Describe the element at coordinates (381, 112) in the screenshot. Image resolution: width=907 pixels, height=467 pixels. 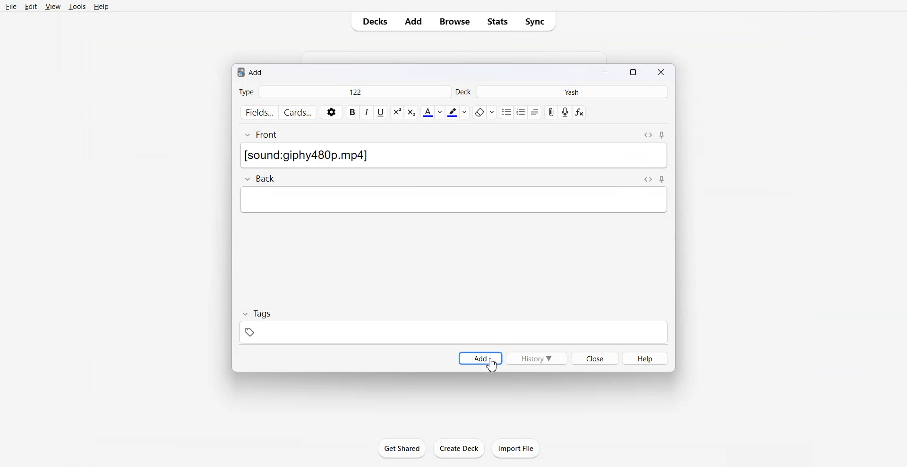
I see `Underline` at that location.